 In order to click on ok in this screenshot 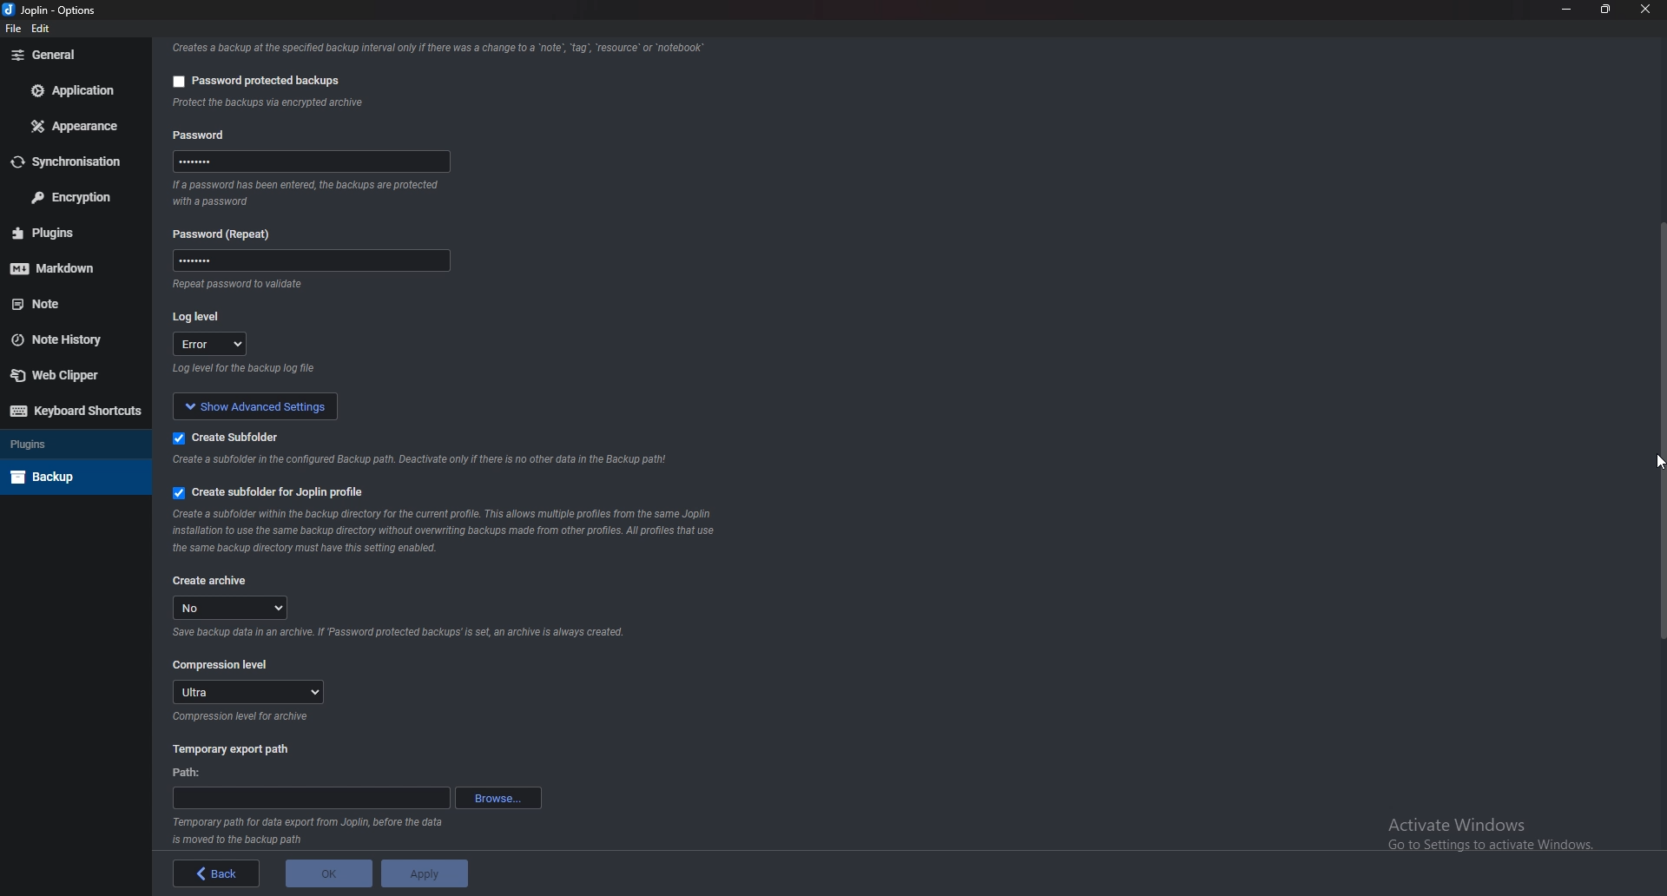, I will do `click(322, 876)`.